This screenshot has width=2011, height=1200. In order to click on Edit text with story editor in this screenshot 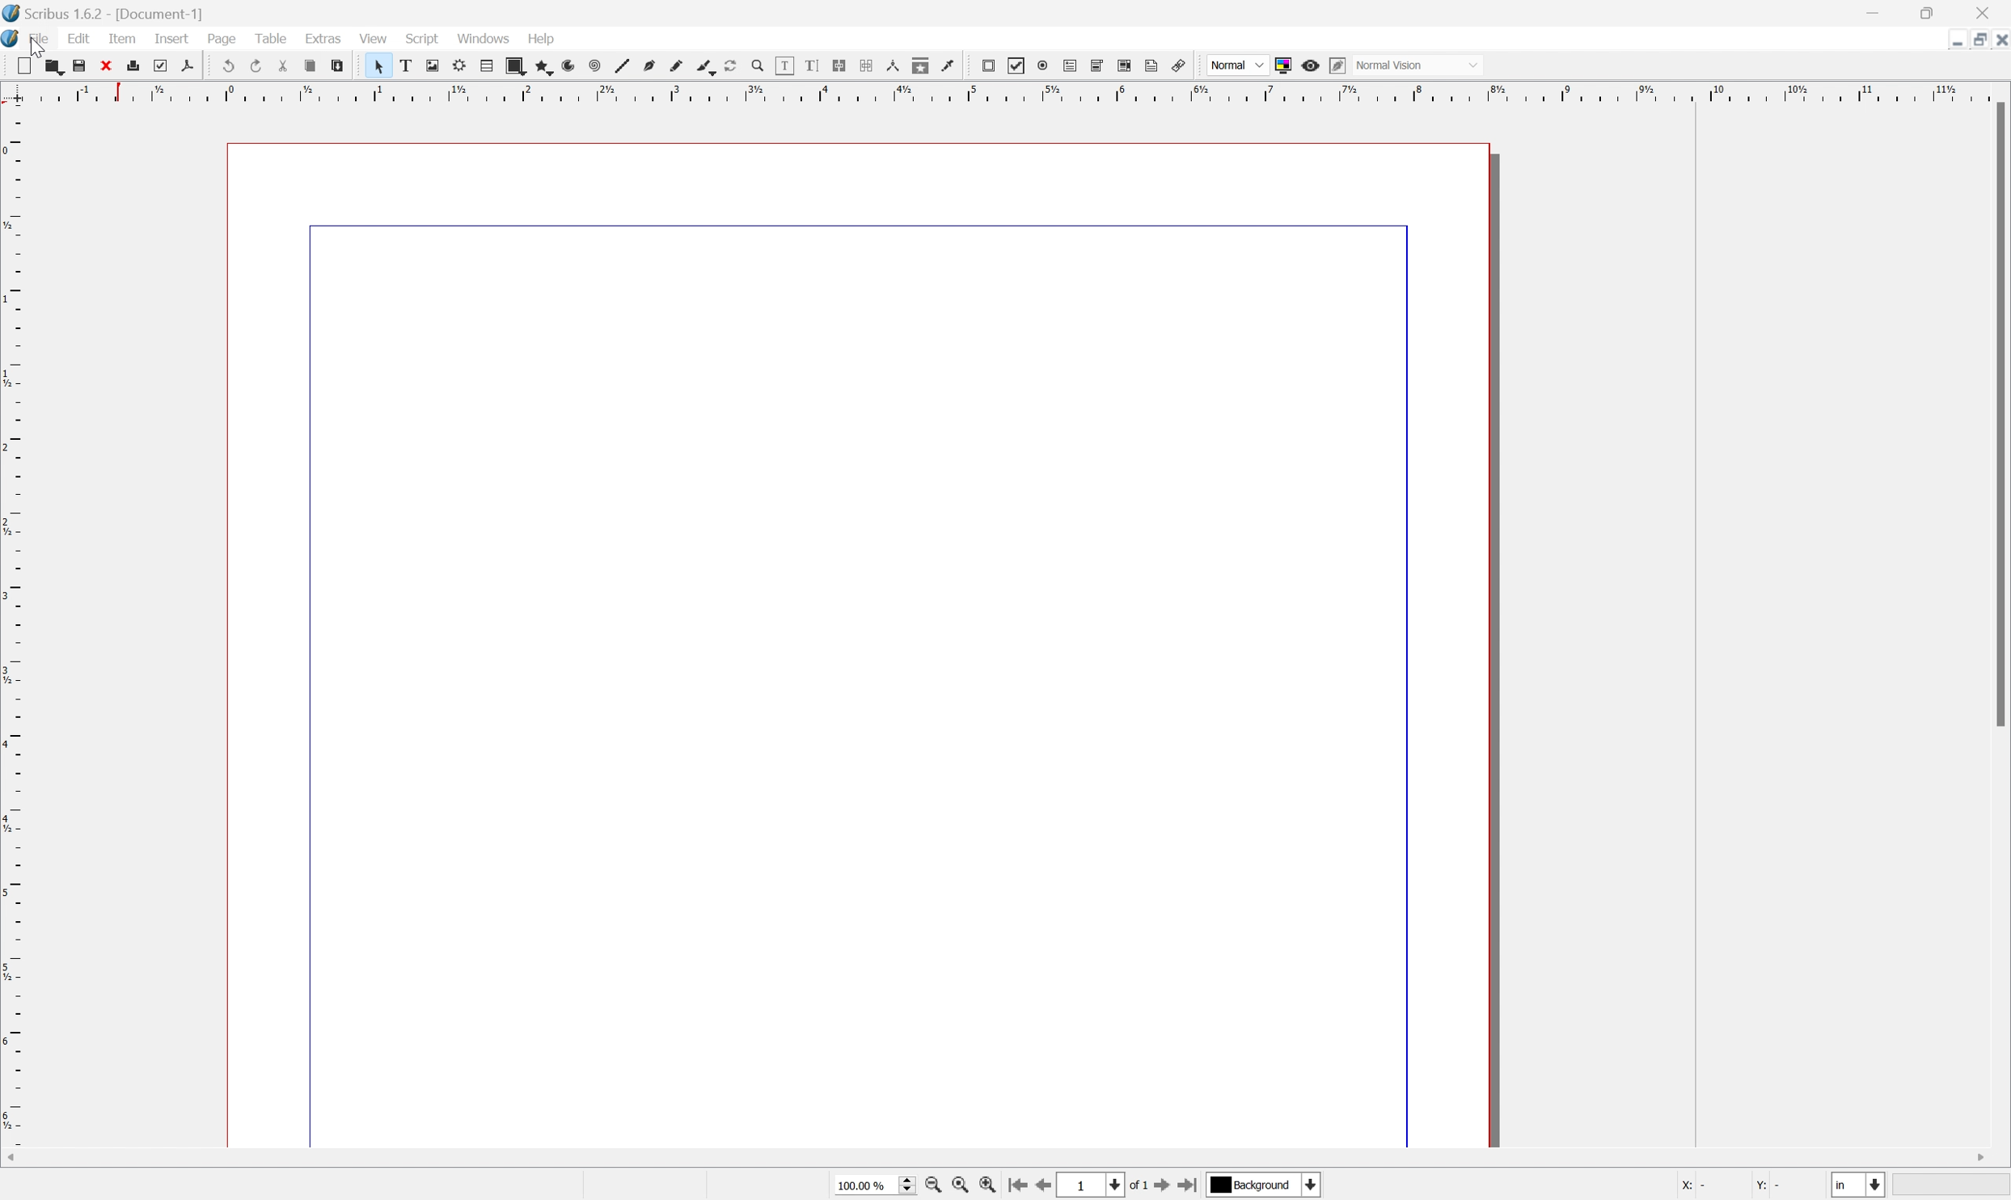, I will do `click(813, 65)`.